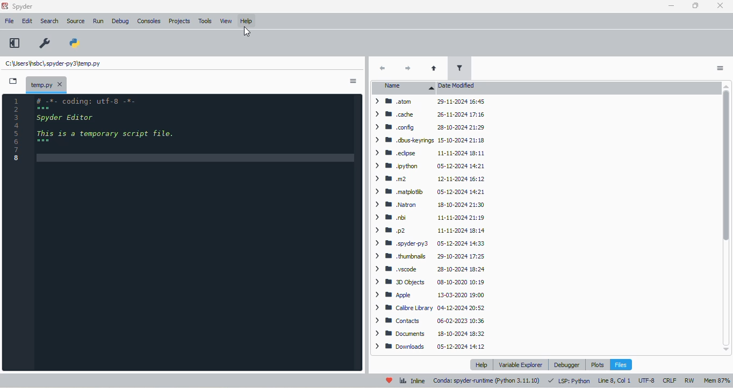  I want to click on tools, so click(206, 21).